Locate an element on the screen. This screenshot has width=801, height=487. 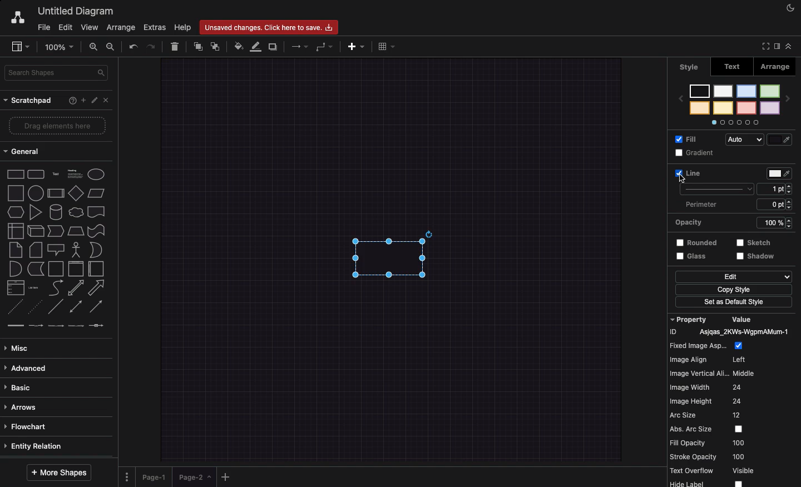
heading is located at coordinates (75, 173).